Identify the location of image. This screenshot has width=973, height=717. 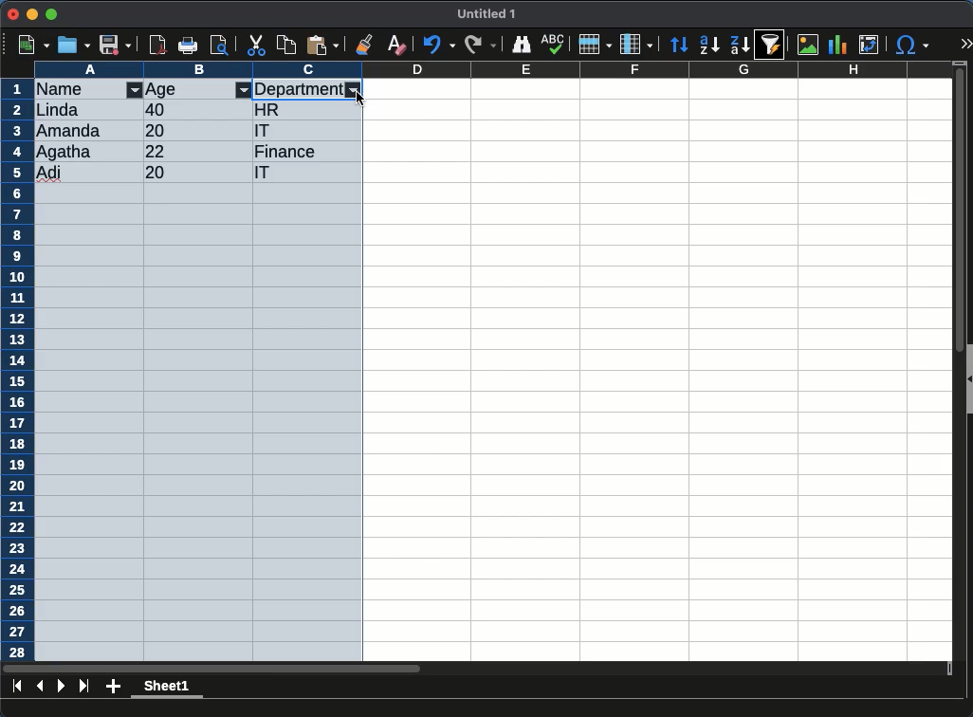
(807, 46).